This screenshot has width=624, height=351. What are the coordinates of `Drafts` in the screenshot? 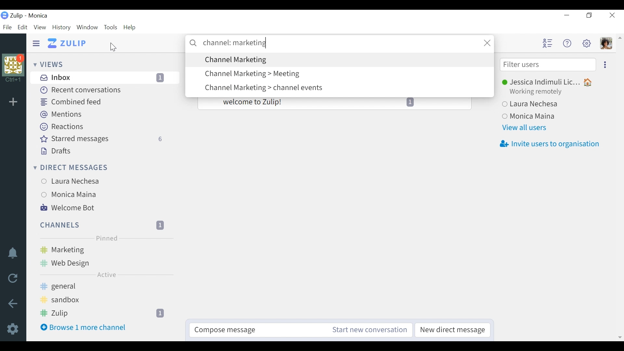 It's located at (54, 151).